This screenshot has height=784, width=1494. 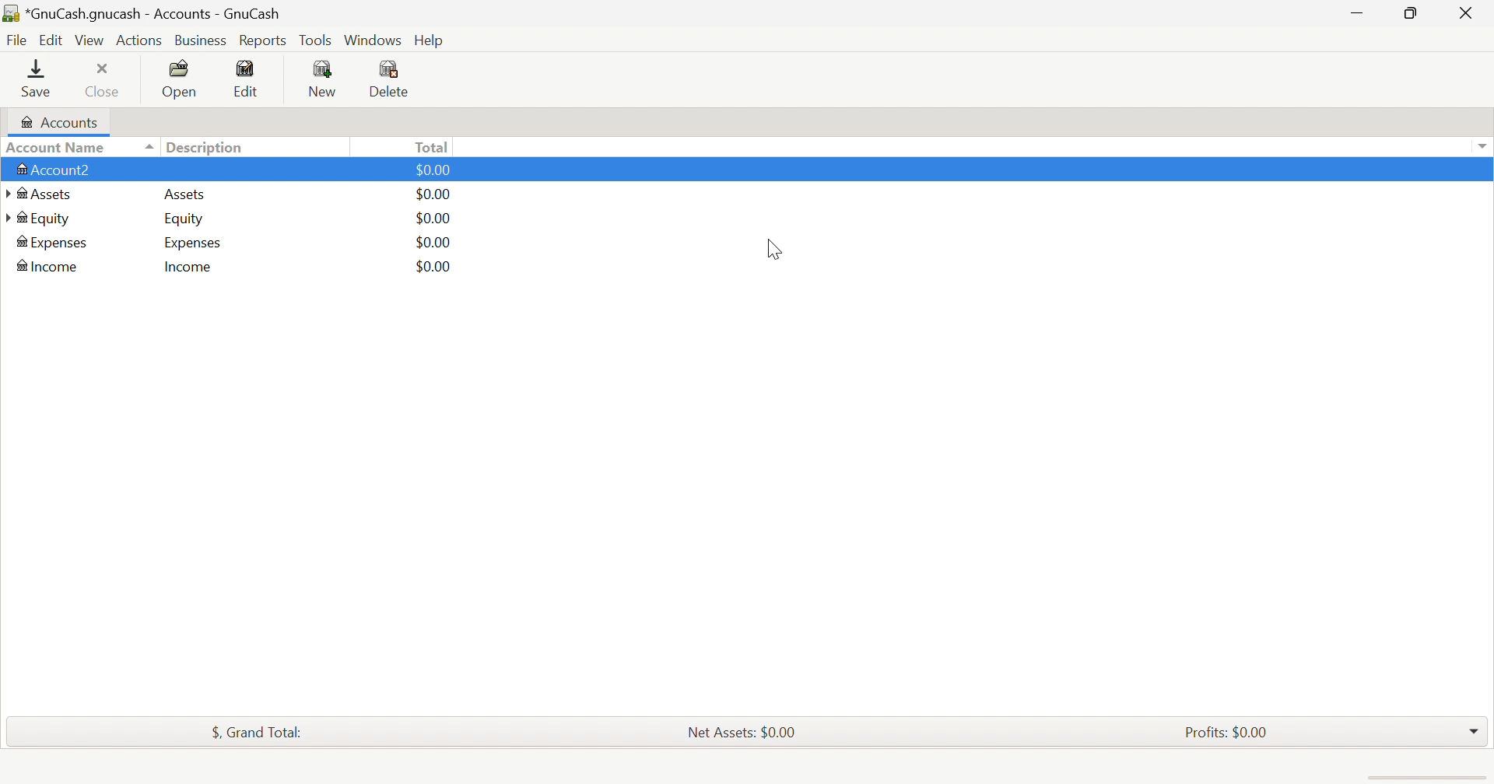 What do you see at coordinates (372, 39) in the screenshot?
I see `Windows` at bounding box center [372, 39].